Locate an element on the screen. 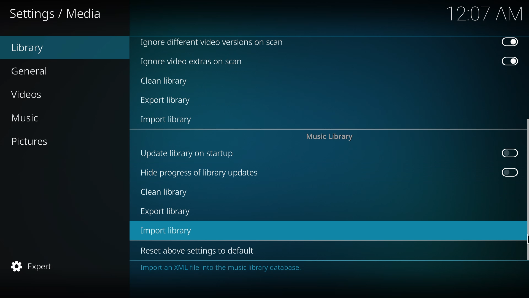 Image resolution: width=529 pixels, height=298 pixels. library is located at coordinates (27, 48).